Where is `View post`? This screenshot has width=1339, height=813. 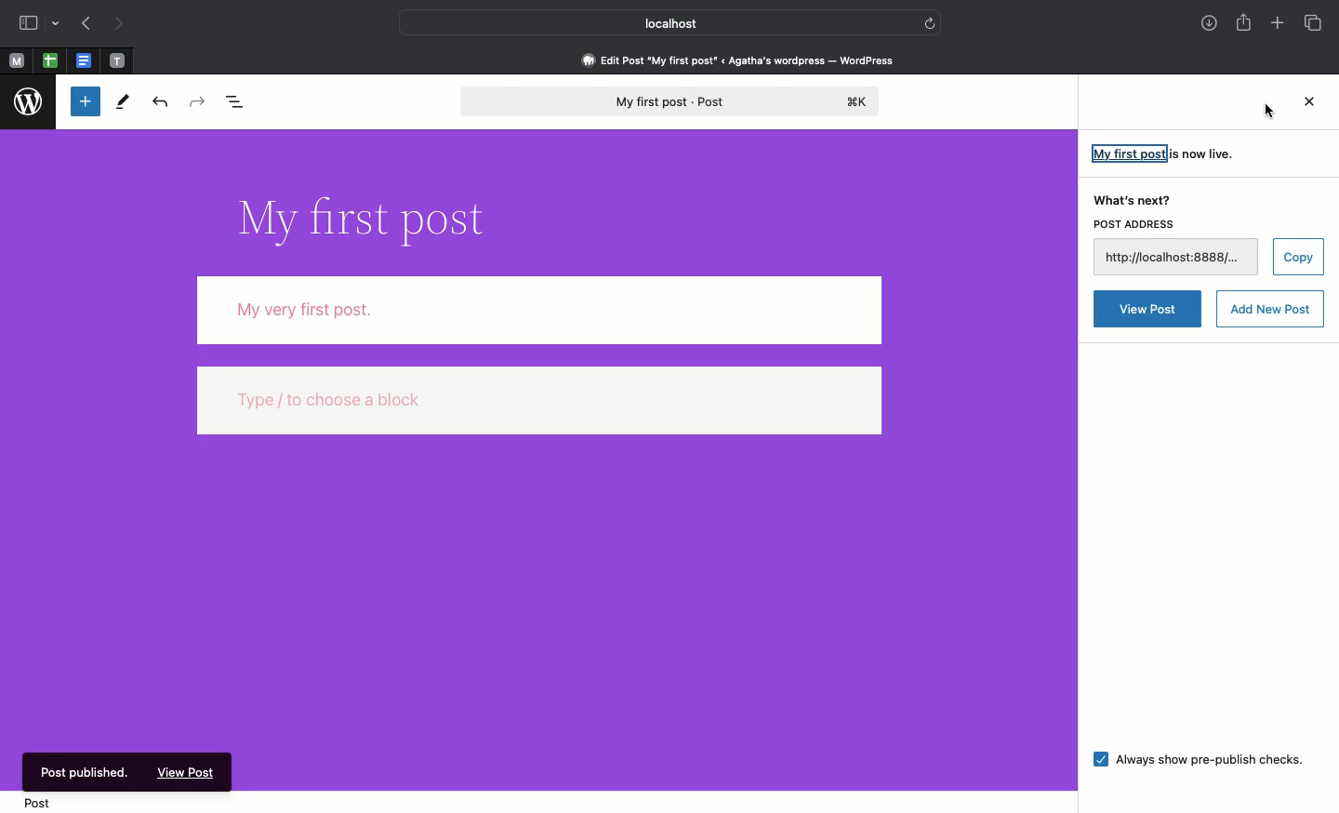
View post is located at coordinates (1147, 310).